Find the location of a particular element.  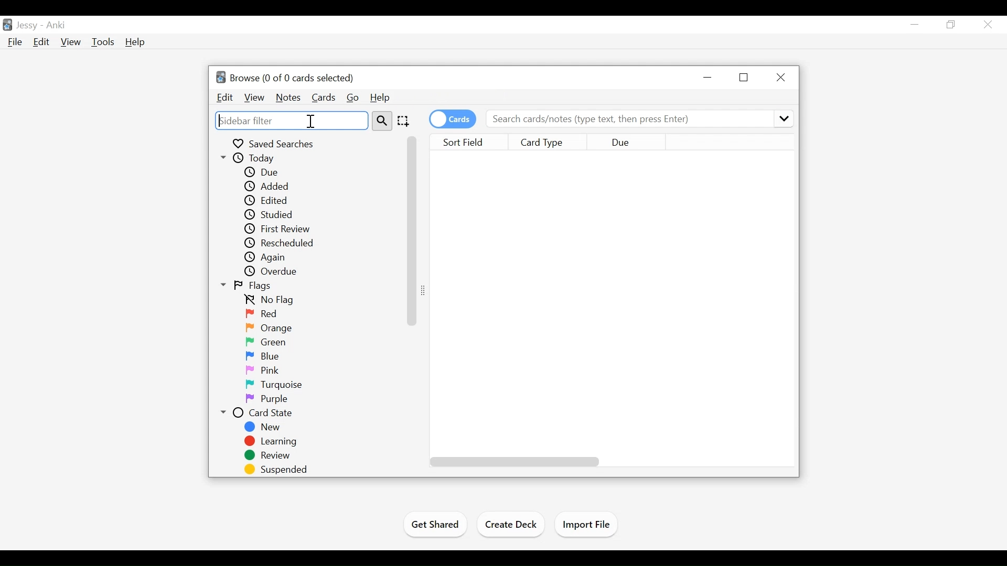

Blue is located at coordinates (269, 357).